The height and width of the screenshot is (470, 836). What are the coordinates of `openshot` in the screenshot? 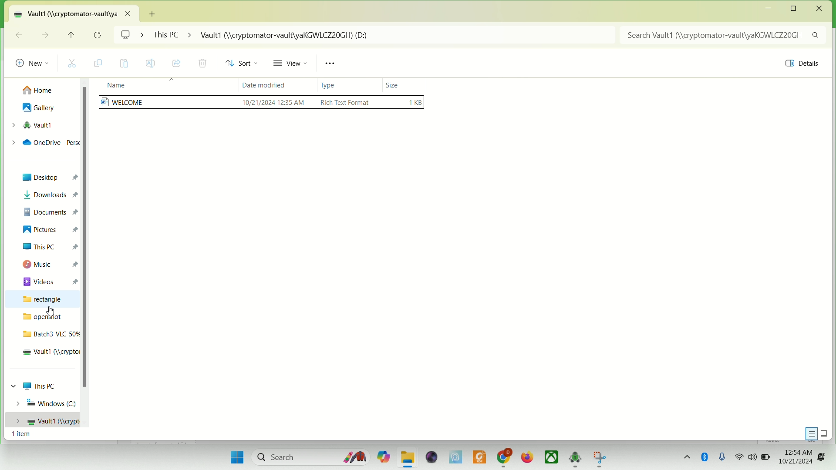 It's located at (43, 318).